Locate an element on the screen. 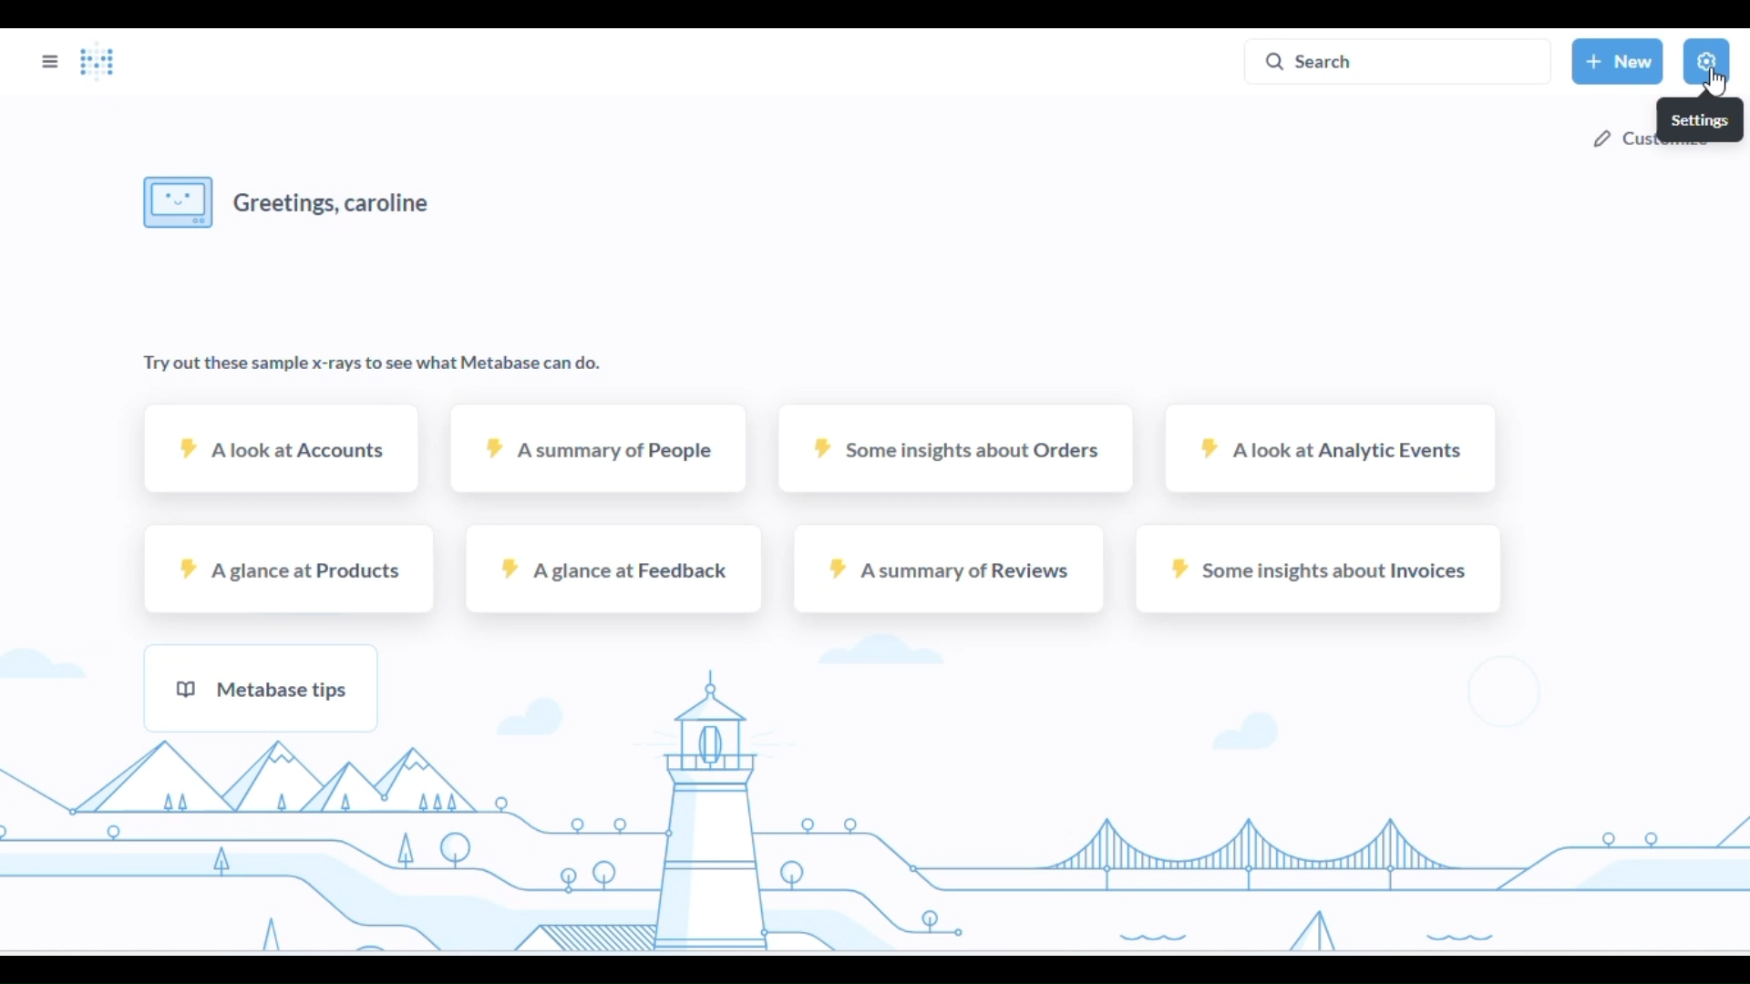 The width and height of the screenshot is (1750, 984). a look at analytic events is located at coordinates (1331, 449).